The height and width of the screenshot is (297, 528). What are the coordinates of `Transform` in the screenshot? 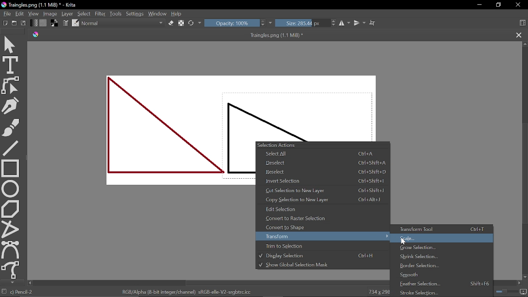 It's located at (324, 236).